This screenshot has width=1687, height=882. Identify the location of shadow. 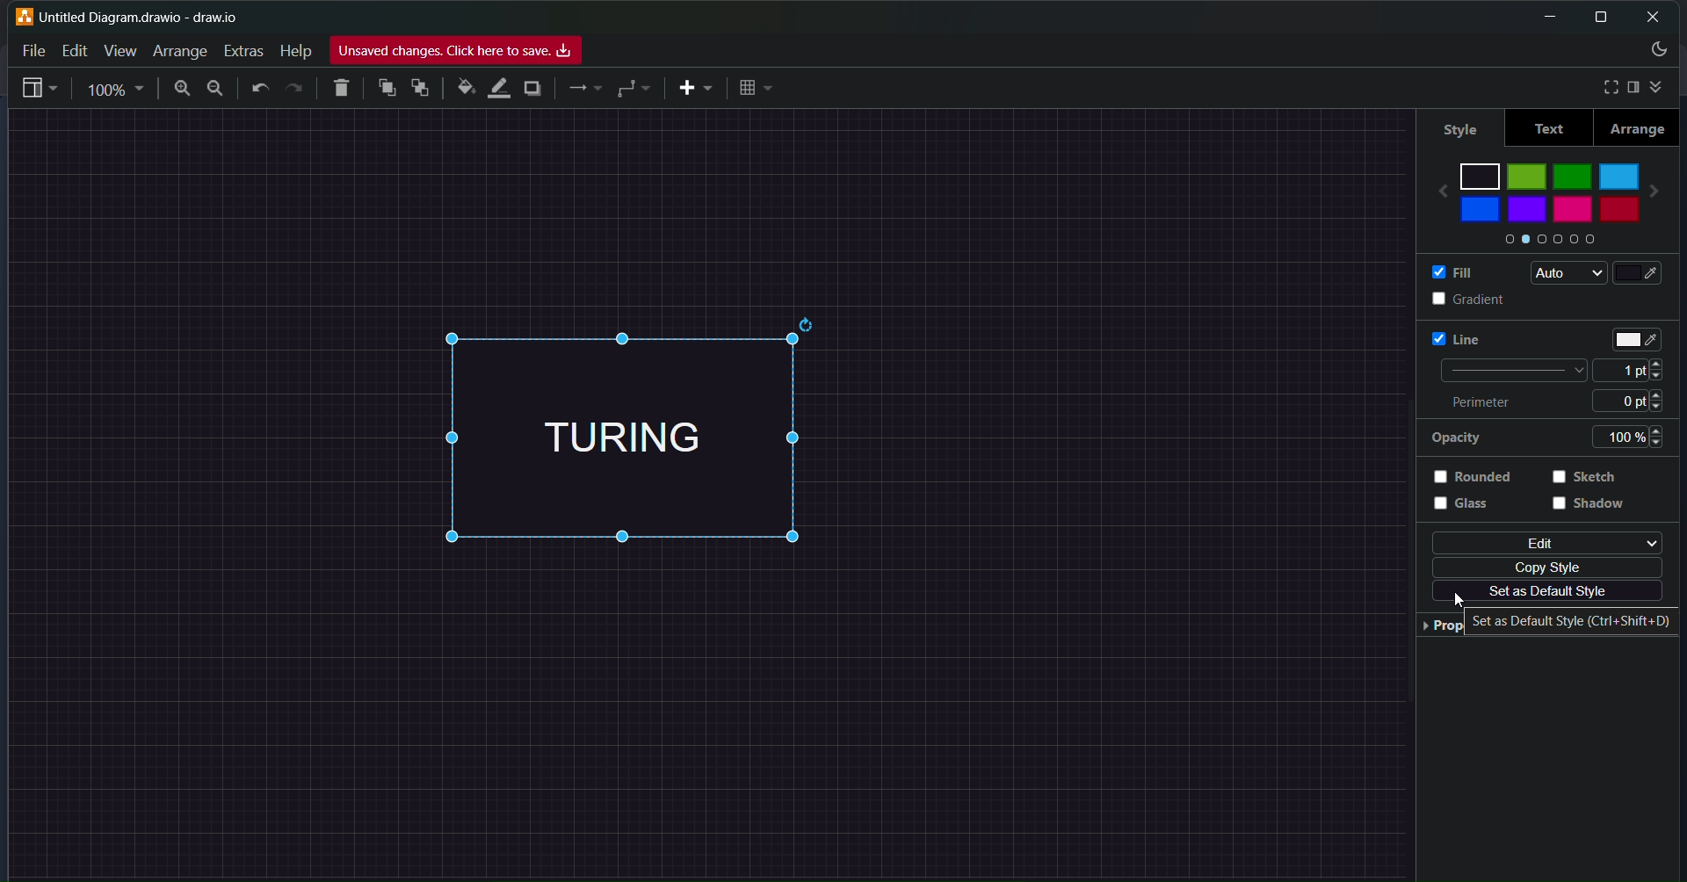
(1592, 510).